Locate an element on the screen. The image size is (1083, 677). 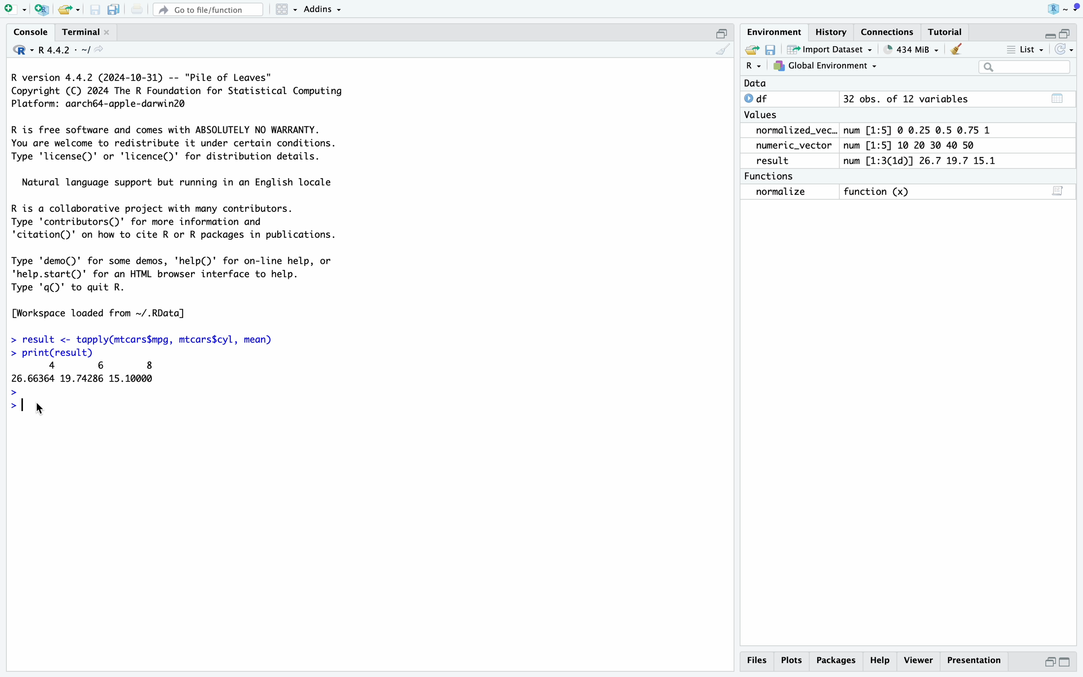
Viewer is located at coordinates (919, 660).